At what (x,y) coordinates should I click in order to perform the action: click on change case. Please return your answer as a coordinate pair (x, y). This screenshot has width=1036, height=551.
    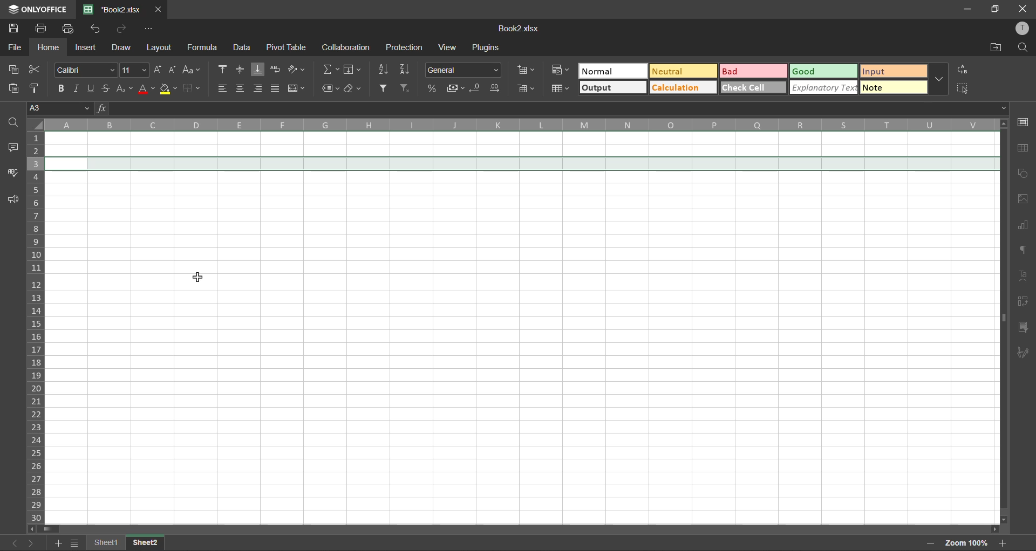
    Looking at the image, I should click on (193, 69).